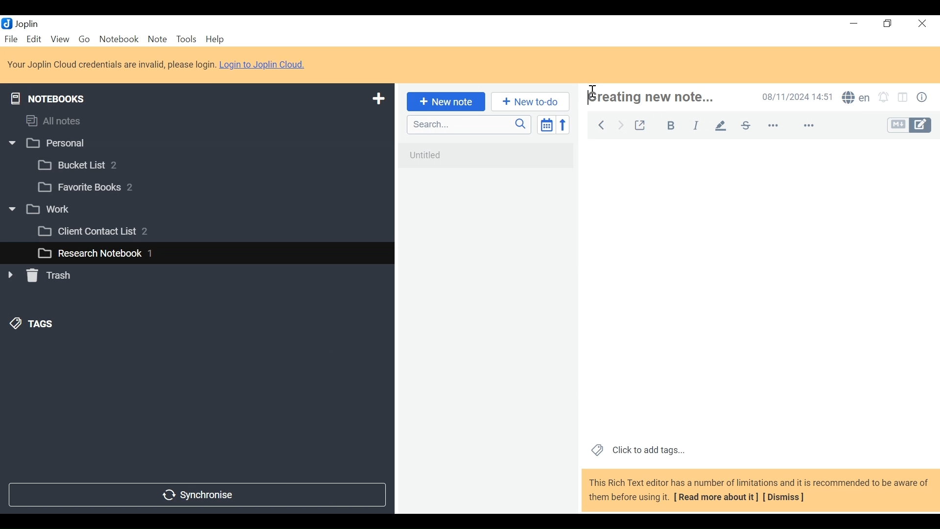  Describe the element at coordinates (489, 162) in the screenshot. I see `No notes in here. Create one by clicking
on "New note".` at that location.